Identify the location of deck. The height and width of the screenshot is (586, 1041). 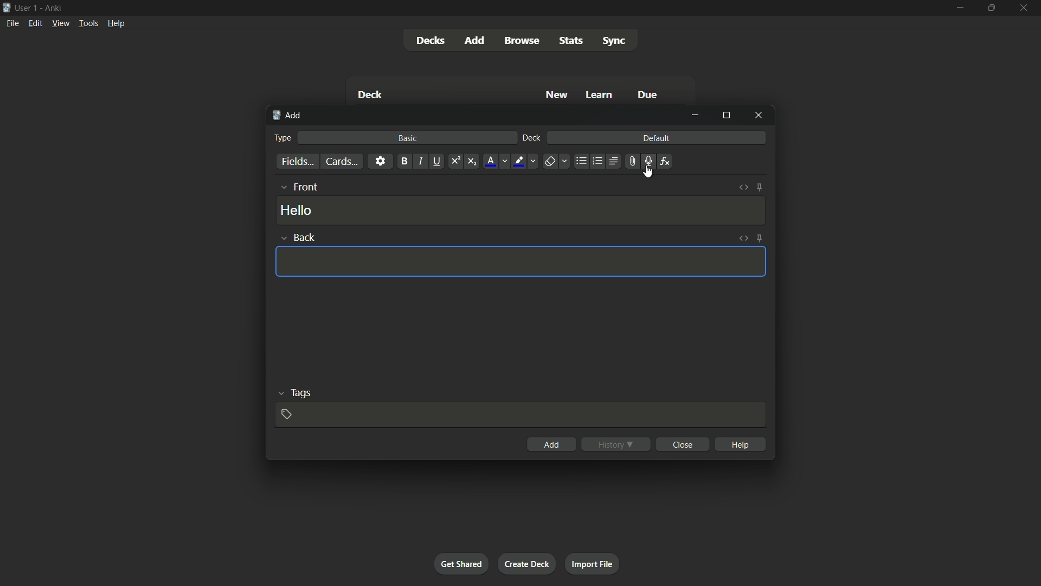
(531, 137).